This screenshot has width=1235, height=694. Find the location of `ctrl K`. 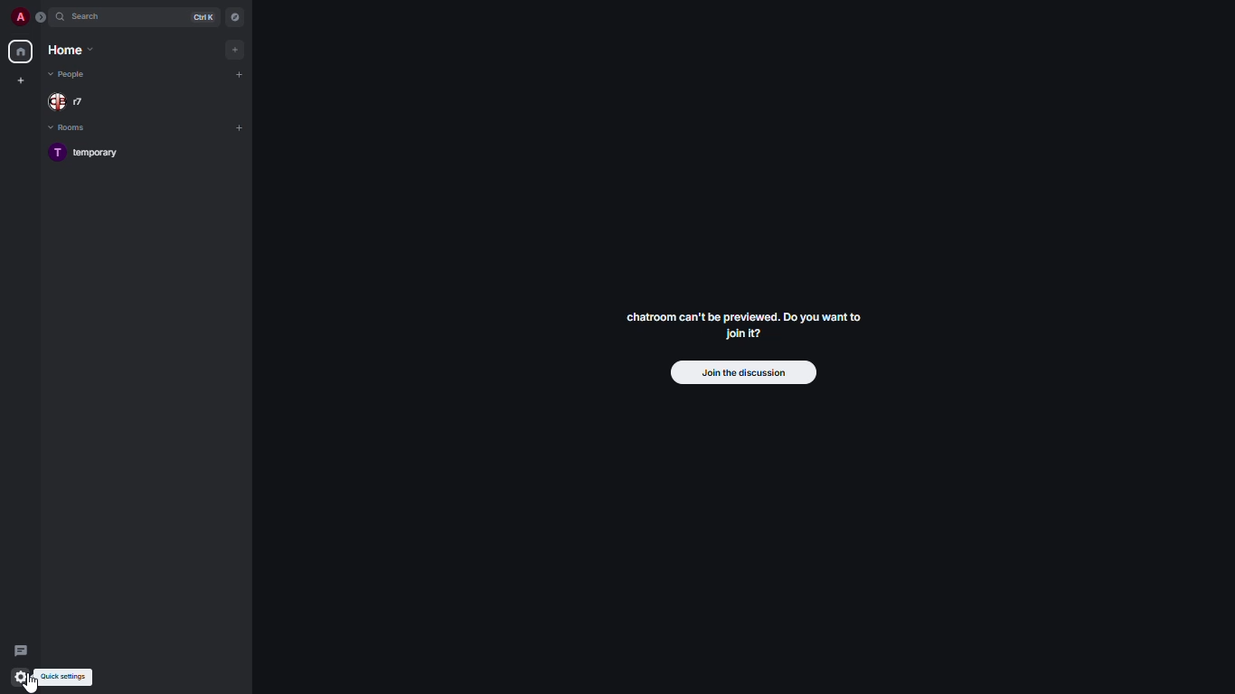

ctrl K is located at coordinates (204, 16).